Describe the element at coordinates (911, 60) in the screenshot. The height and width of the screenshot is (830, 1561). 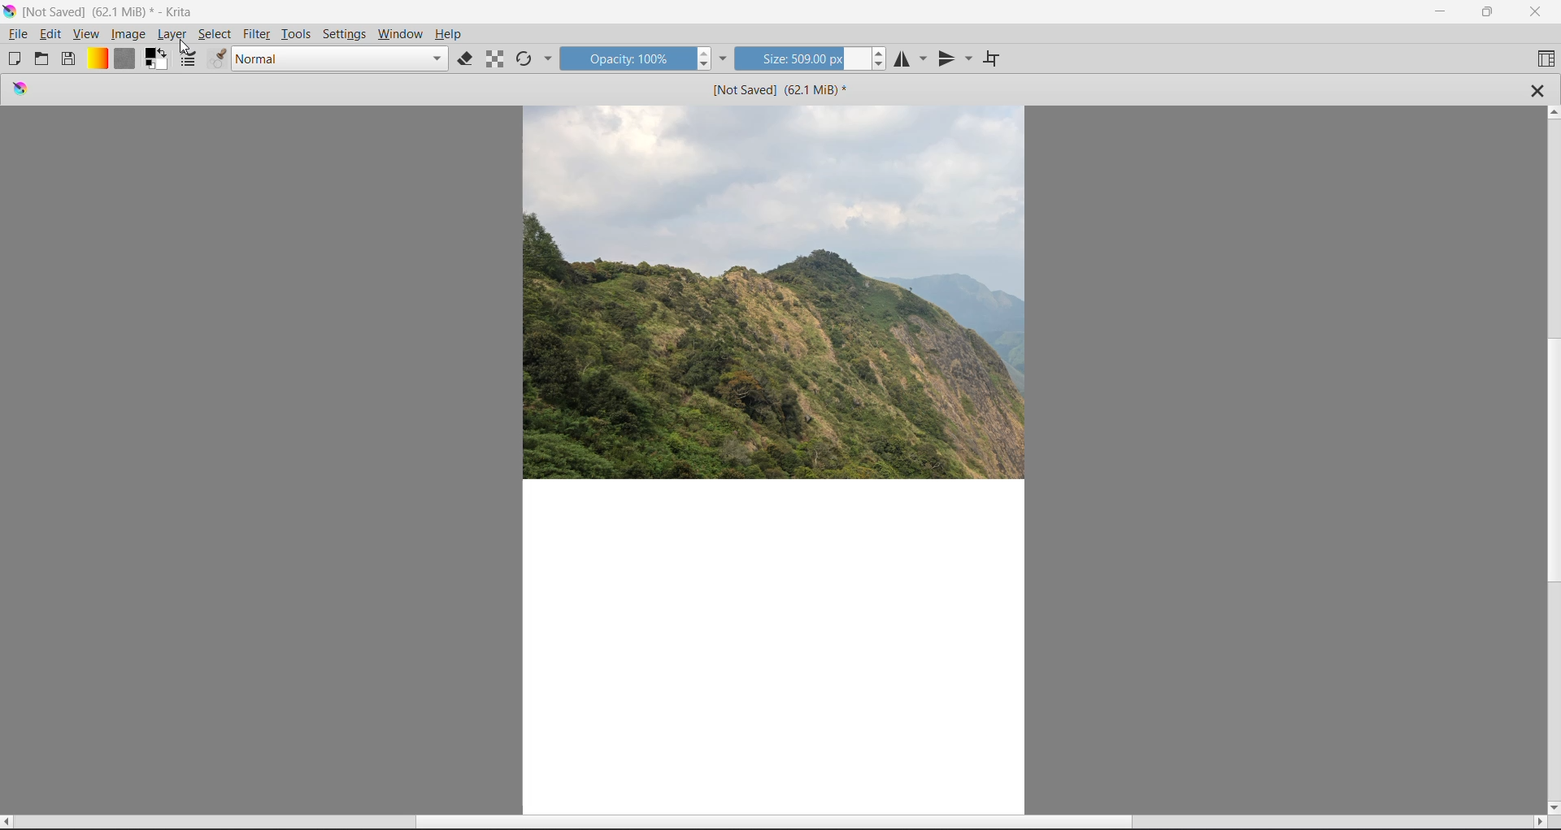
I see `Horizontal Mirror Tool` at that location.